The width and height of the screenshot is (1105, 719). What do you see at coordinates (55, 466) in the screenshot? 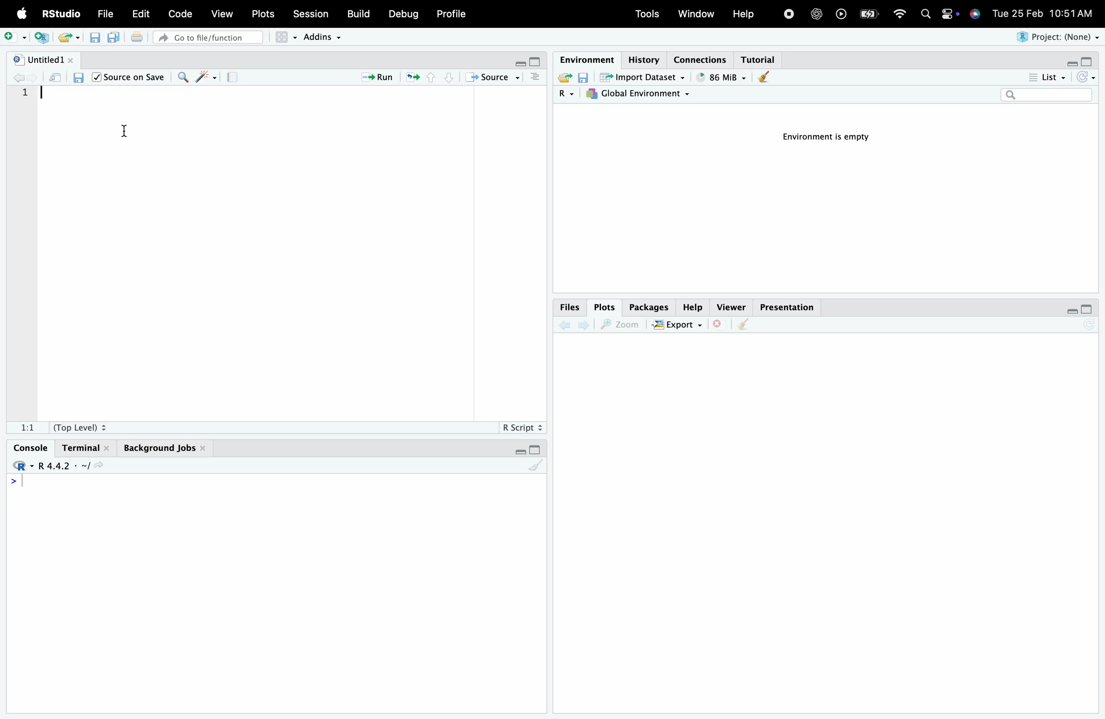
I see `R.4.4.2 ` at bounding box center [55, 466].